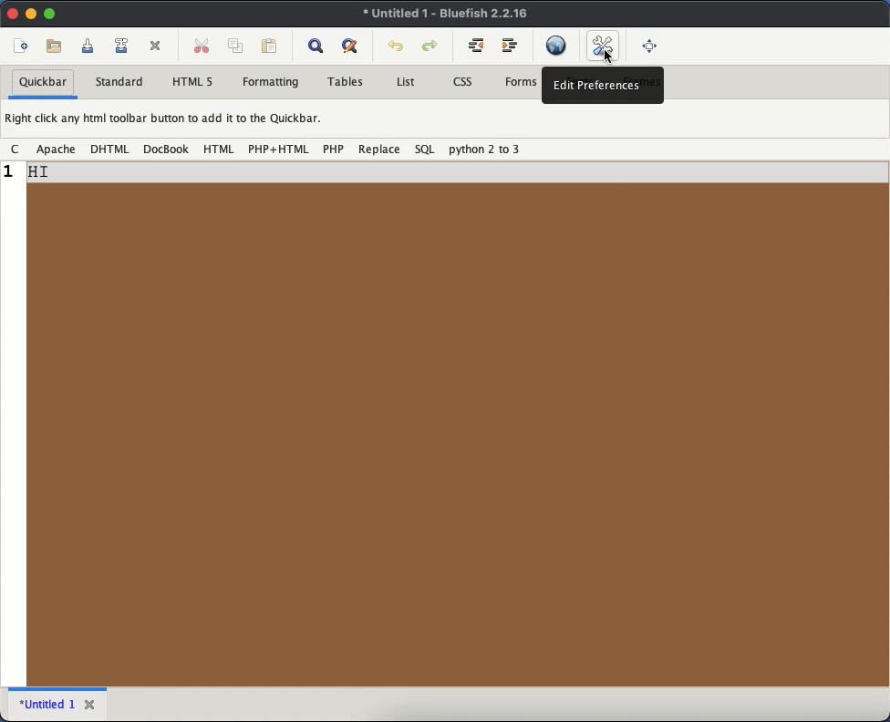  I want to click on paste, so click(271, 45).